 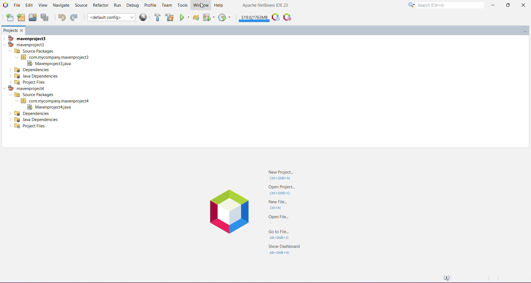 What do you see at coordinates (111, 17) in the screenshot?
I see `Set Project Configuration` at bounding box center [111, 17].